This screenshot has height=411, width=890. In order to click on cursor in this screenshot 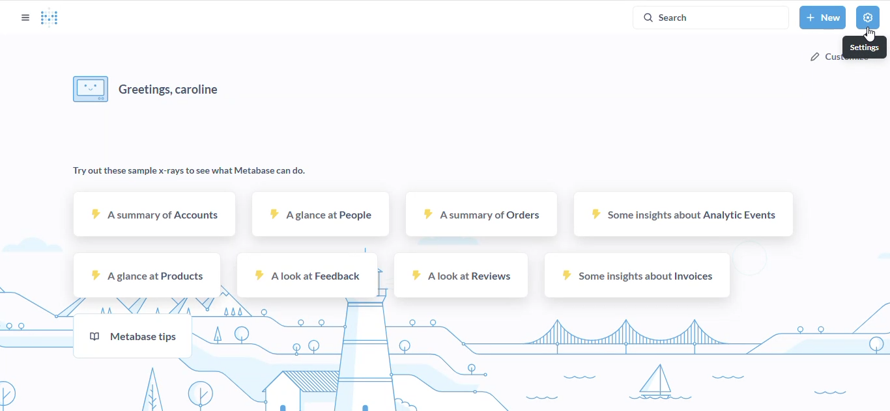, I will do `click(869, 34)`.